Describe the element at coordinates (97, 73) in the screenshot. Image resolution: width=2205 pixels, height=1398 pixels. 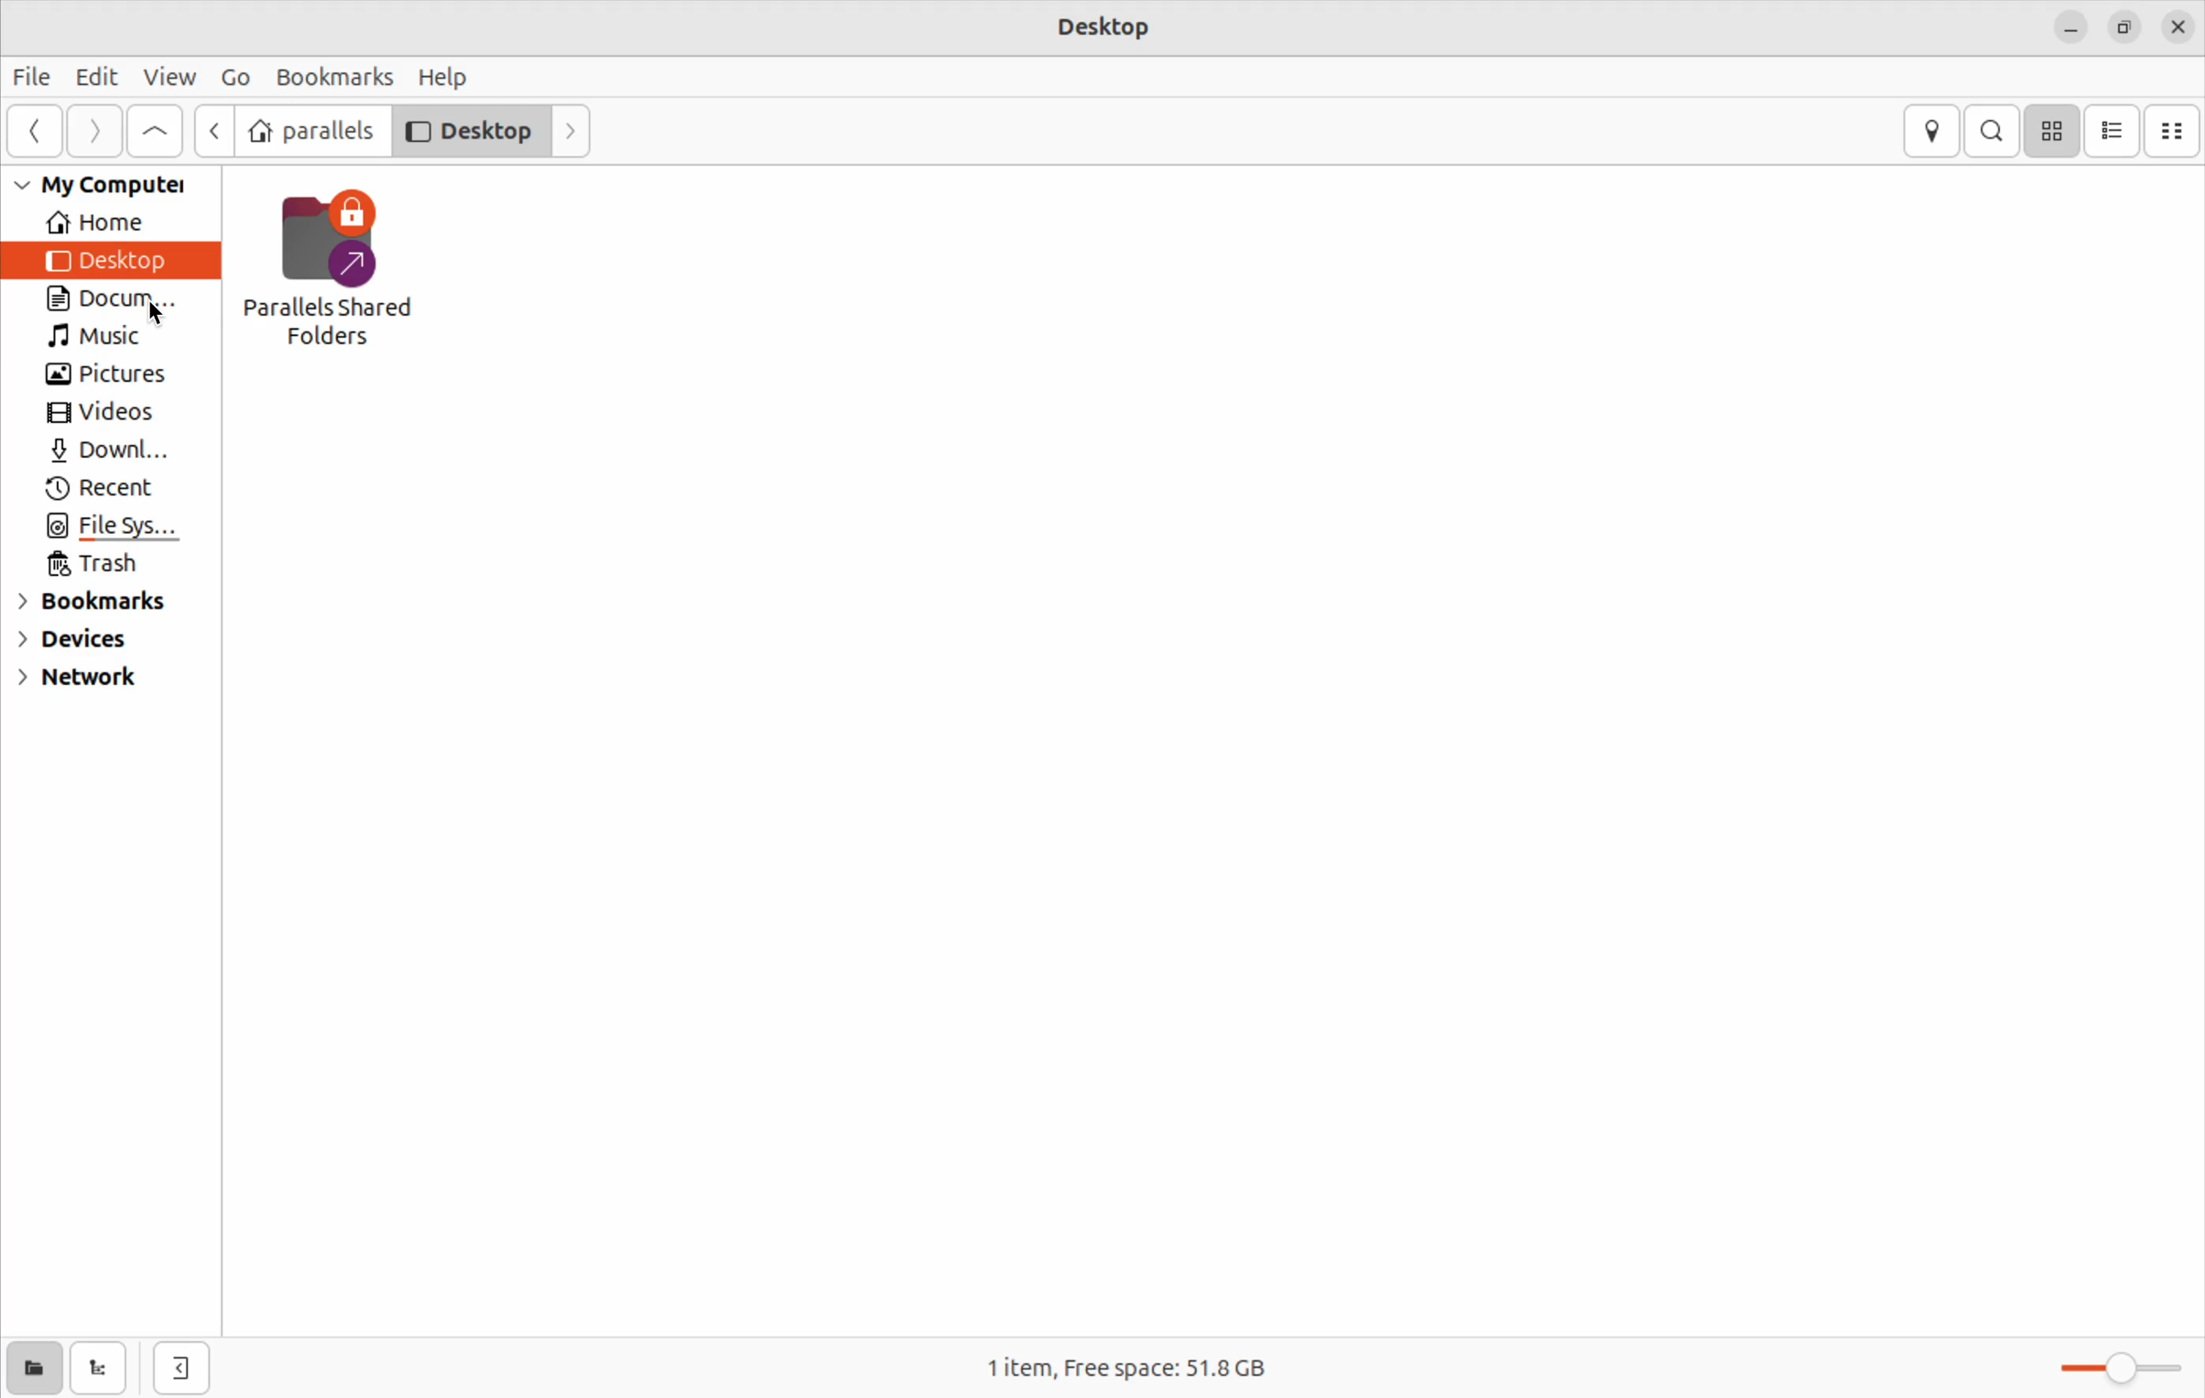
I see `Edit` at that location.